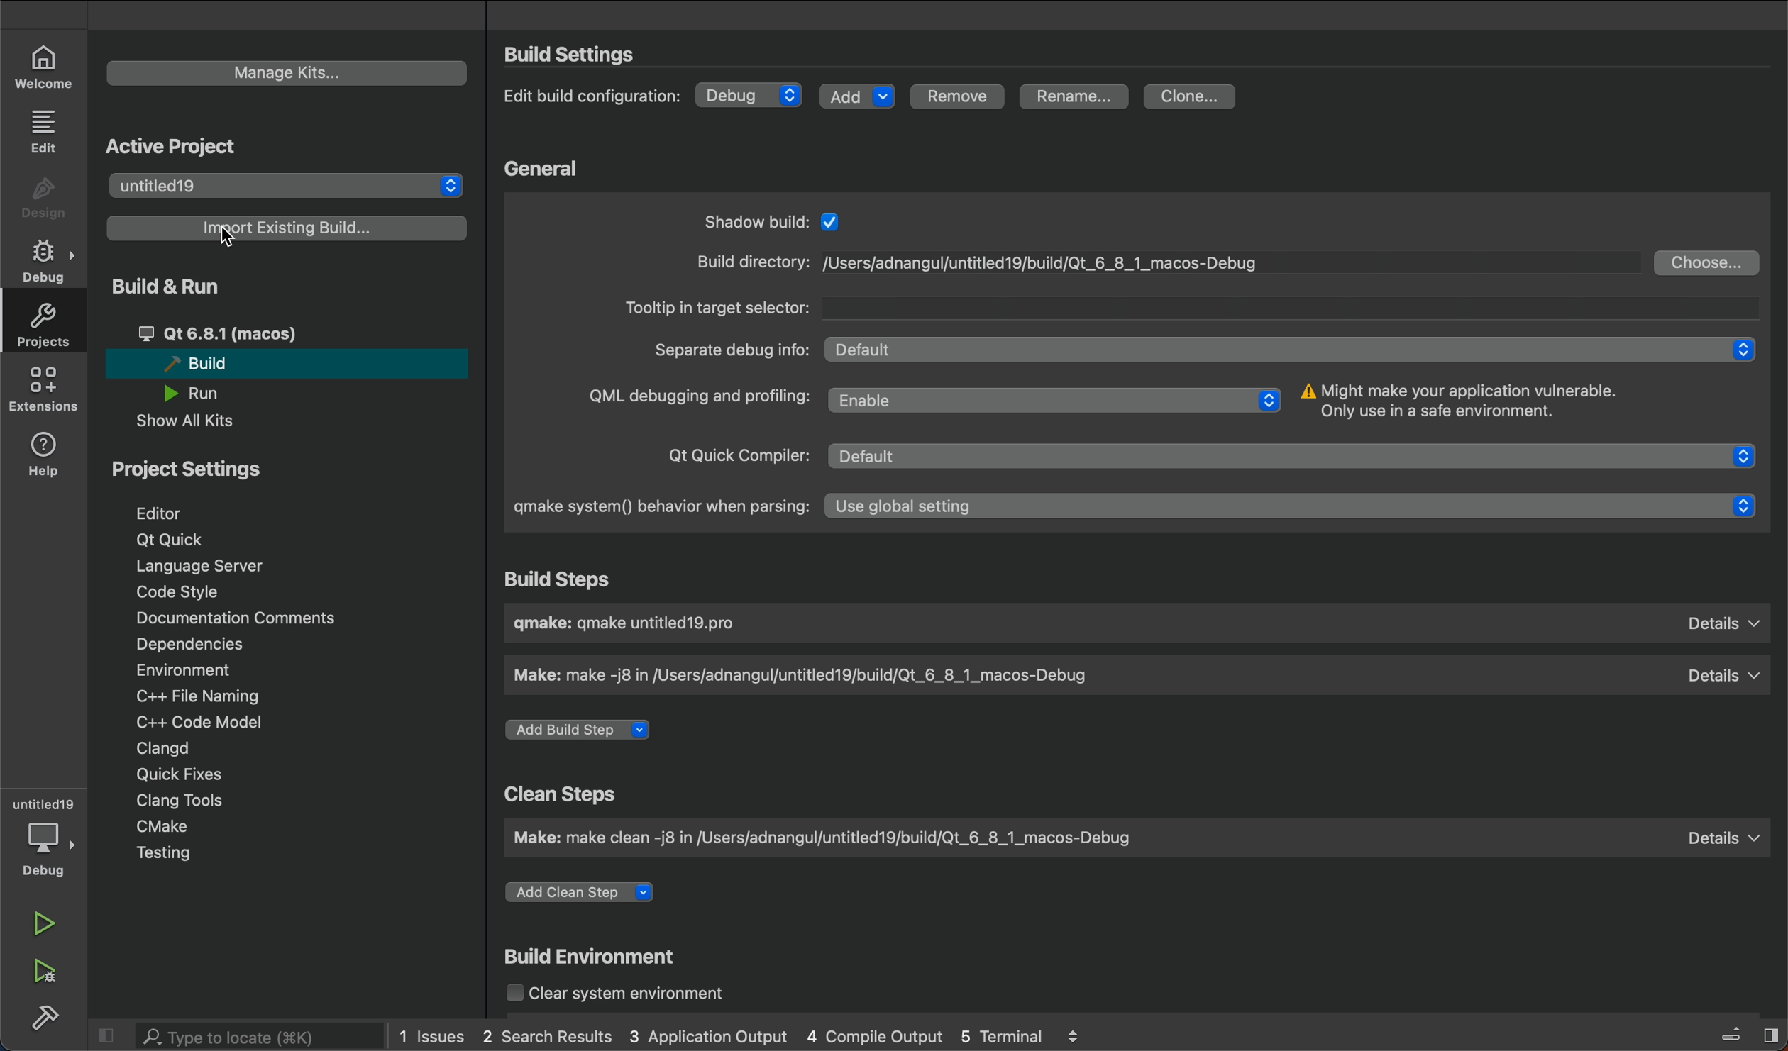 This screenshot has height=1051, width=1788. Describe the element at coordinates (174, 540) in the screenshot. I see `qt quick` at that location.